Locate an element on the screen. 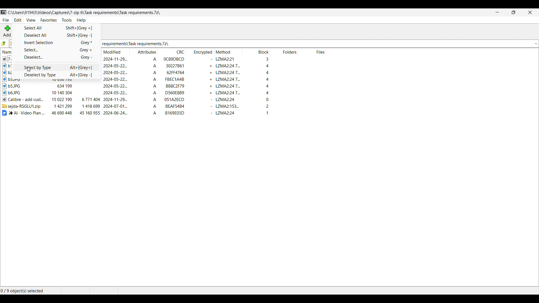 The image size is (539, 303). Selected files and folders out of the total number of files and folders in the current folder is located at coordinates (31, 291).